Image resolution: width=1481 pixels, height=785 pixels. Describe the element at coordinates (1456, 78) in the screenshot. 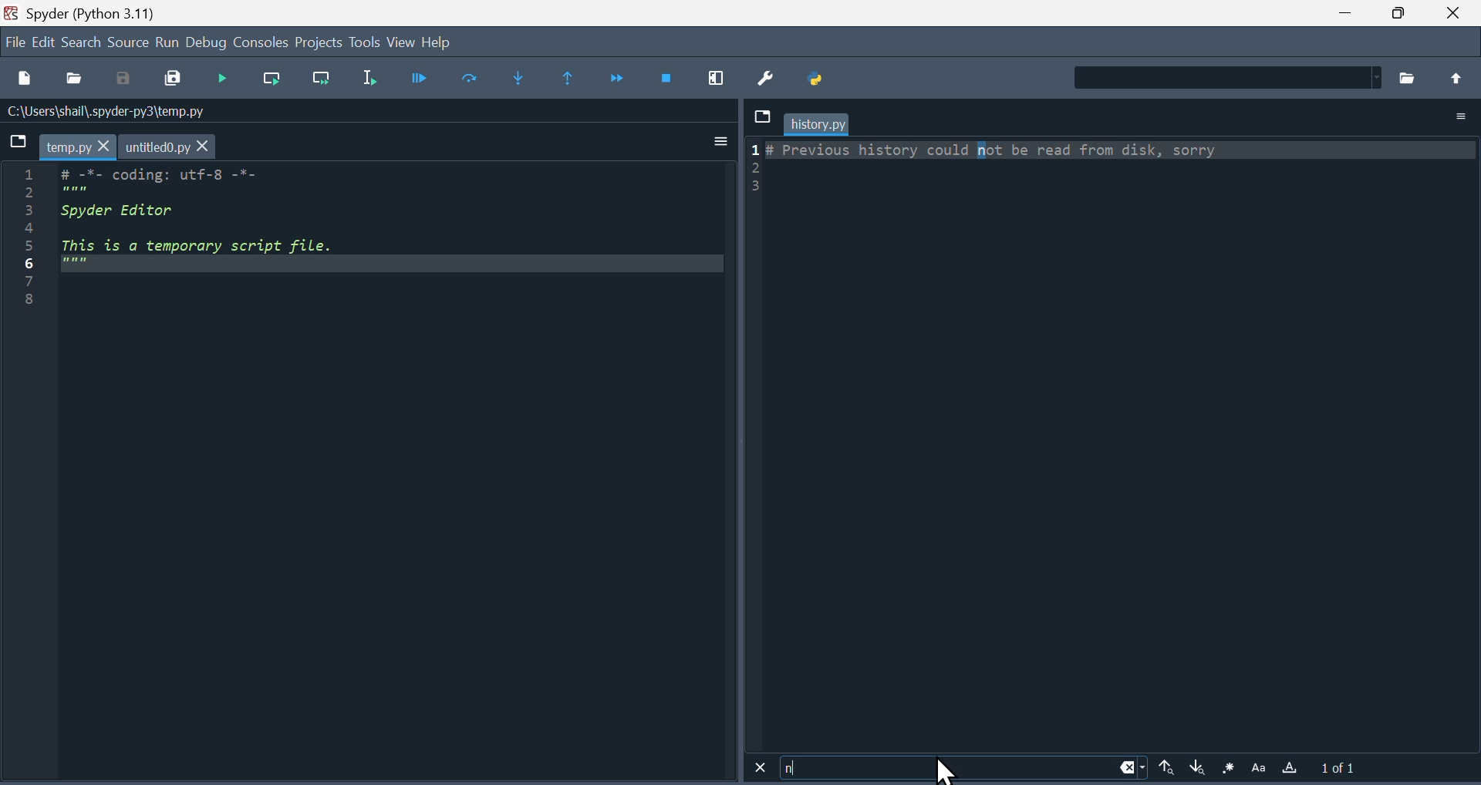

I see `move up` at that location.